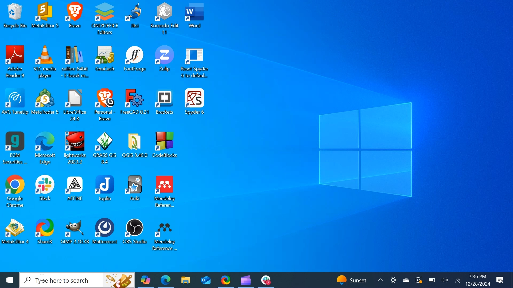 The height and width of the screenshot is (288, 513). Describe the element at coordinates (45, 105) in the screenshot. I see `Meta Desktop Icon` at that location.